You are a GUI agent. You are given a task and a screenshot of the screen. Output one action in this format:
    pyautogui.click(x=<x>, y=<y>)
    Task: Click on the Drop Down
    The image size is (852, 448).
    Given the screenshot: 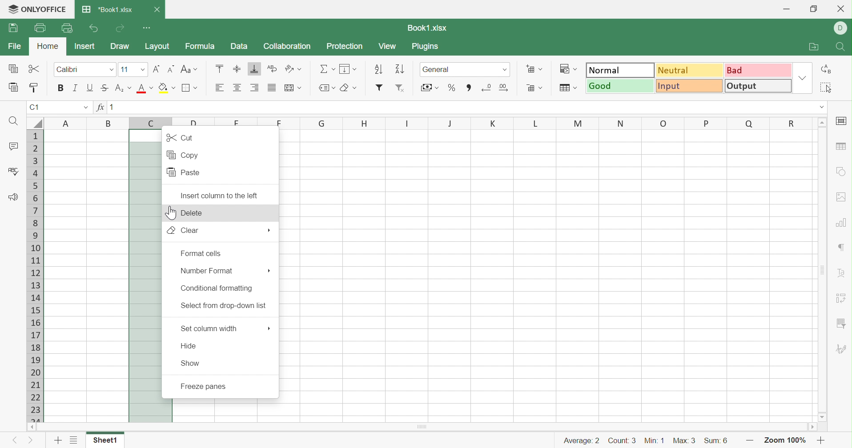 What is the action you would take?
    pyautogui.click(x=333, y=69)
    